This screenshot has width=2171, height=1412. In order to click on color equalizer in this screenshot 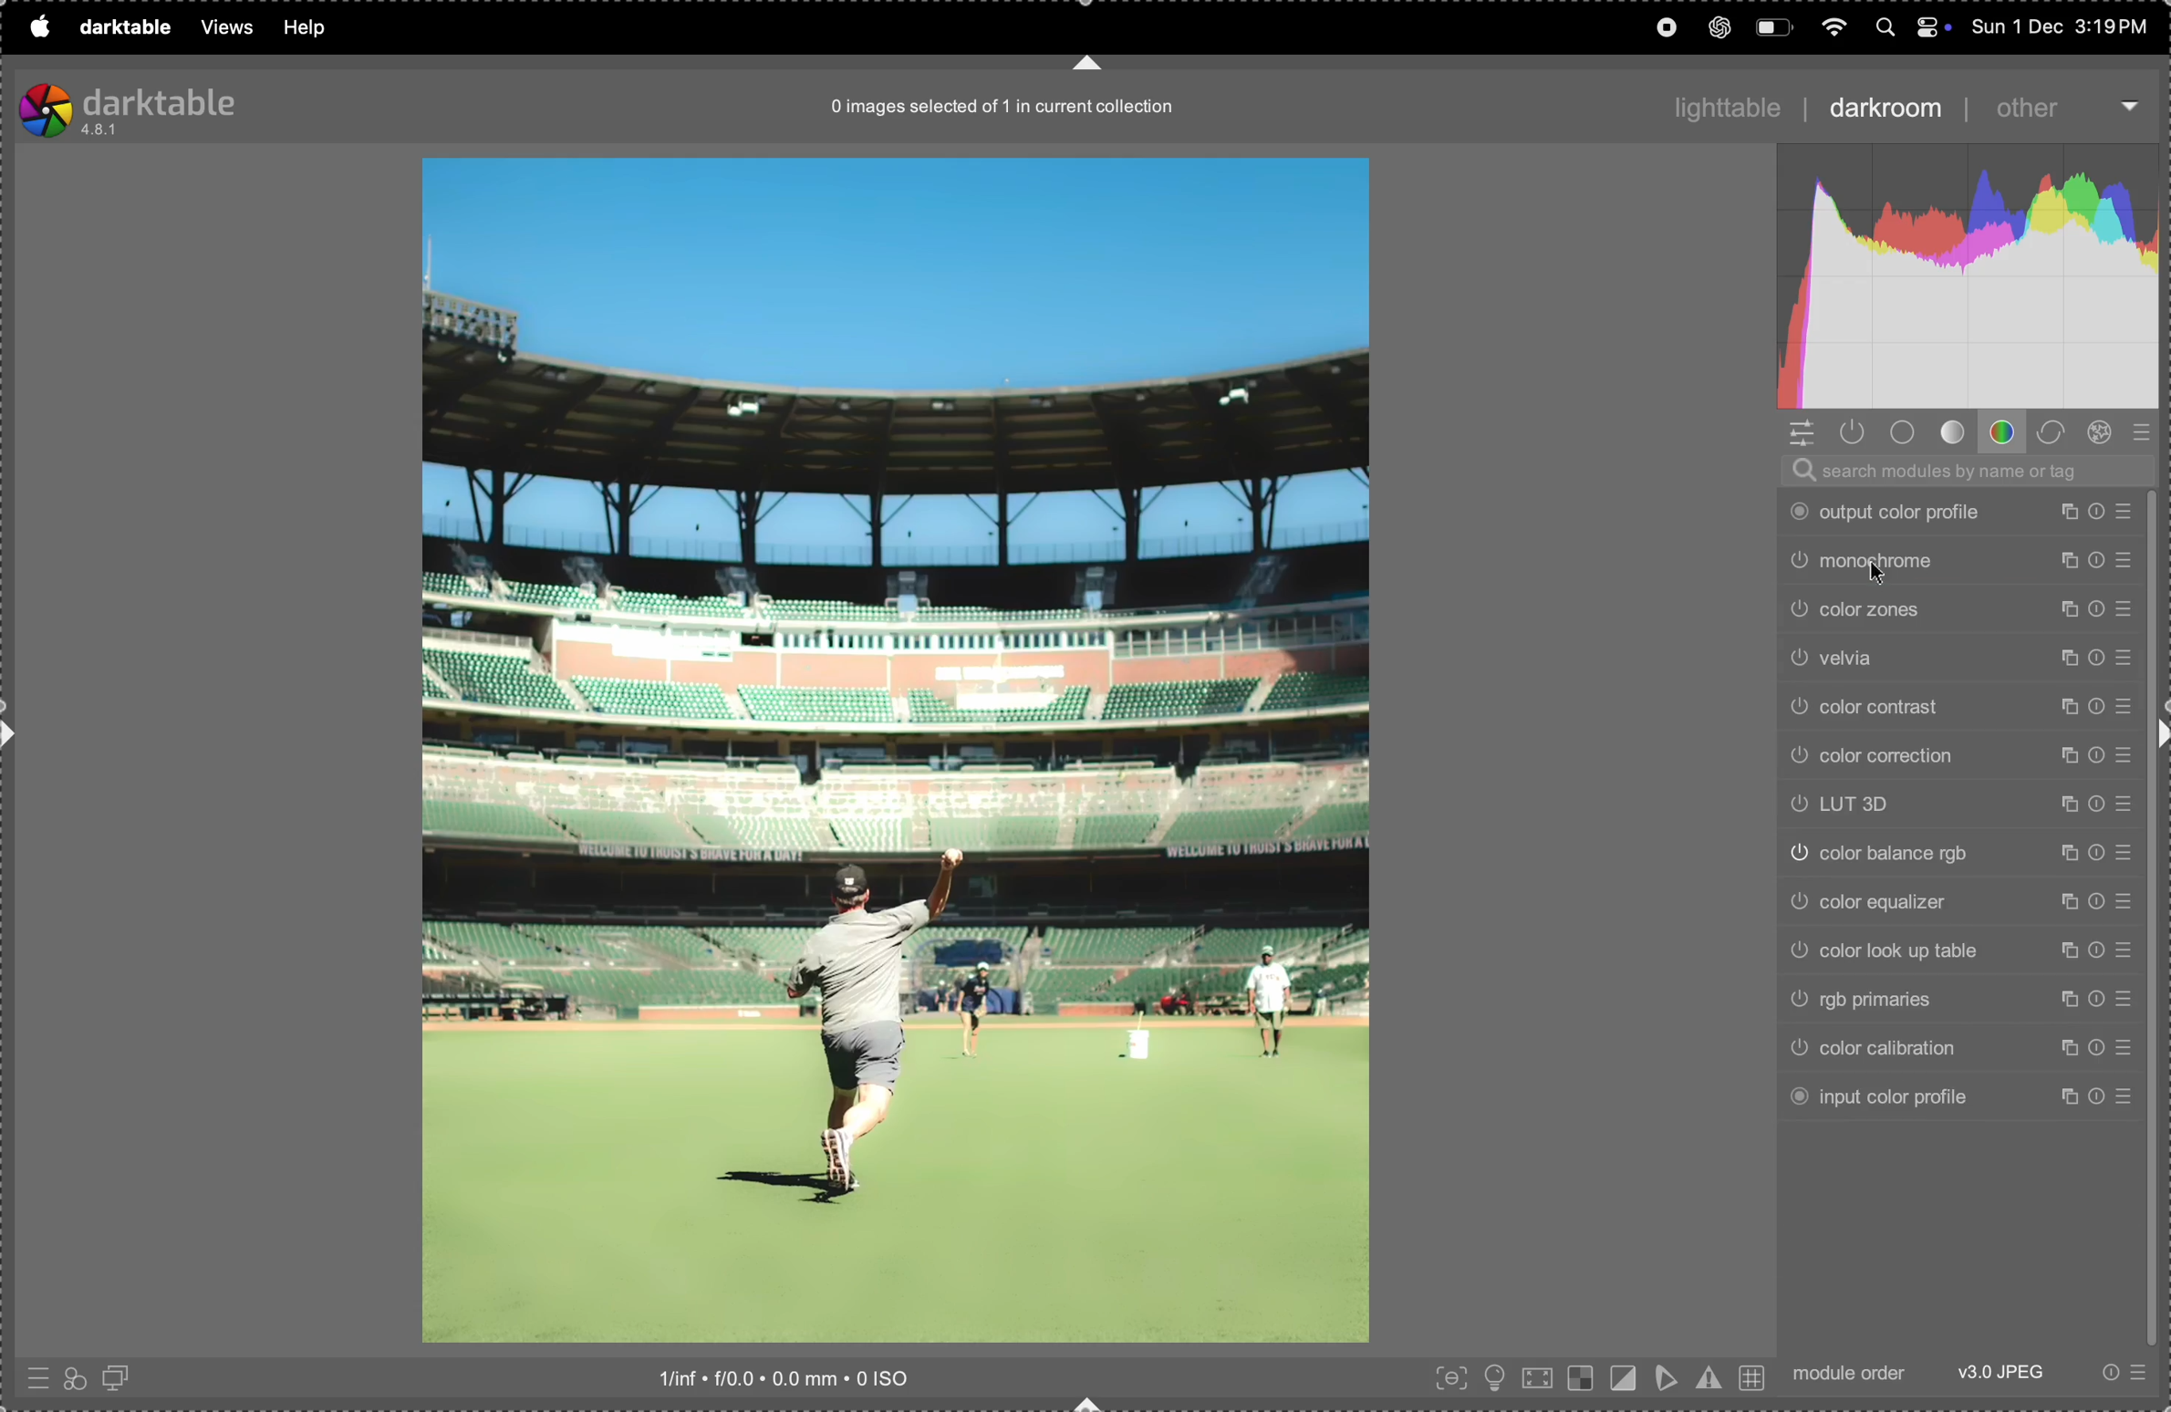, I will do `click(1964, 898)`.